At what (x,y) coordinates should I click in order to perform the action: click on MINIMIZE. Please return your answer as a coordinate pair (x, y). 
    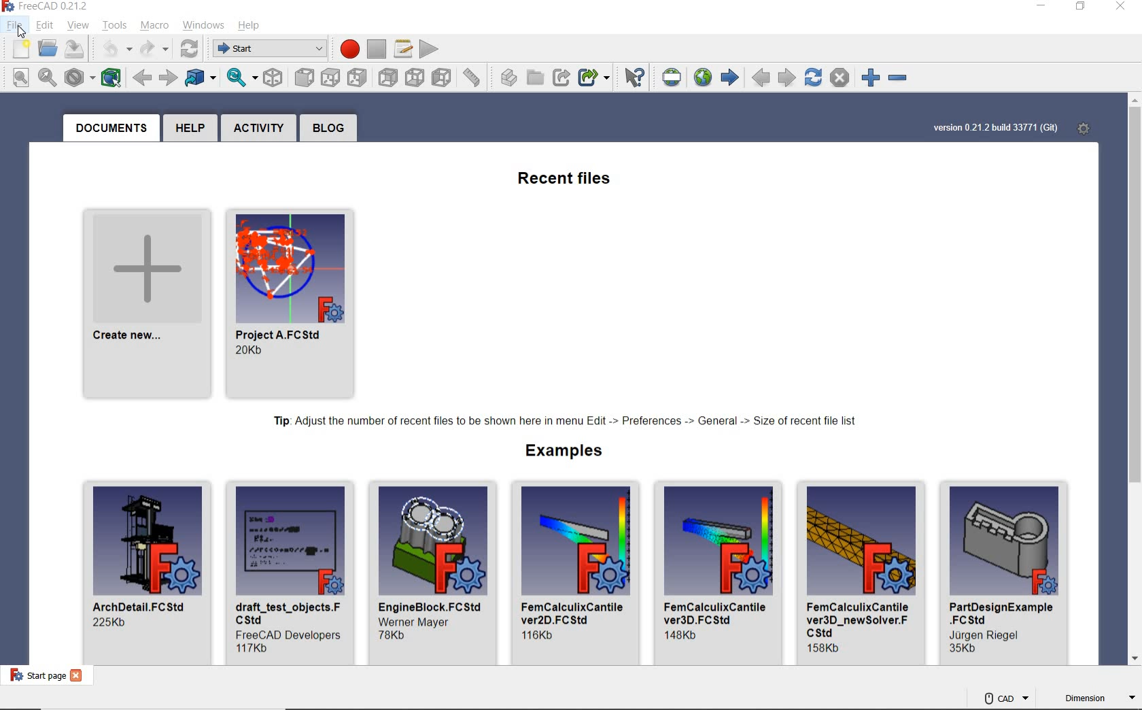
    Looking at the image, I should click on (1043, 7).